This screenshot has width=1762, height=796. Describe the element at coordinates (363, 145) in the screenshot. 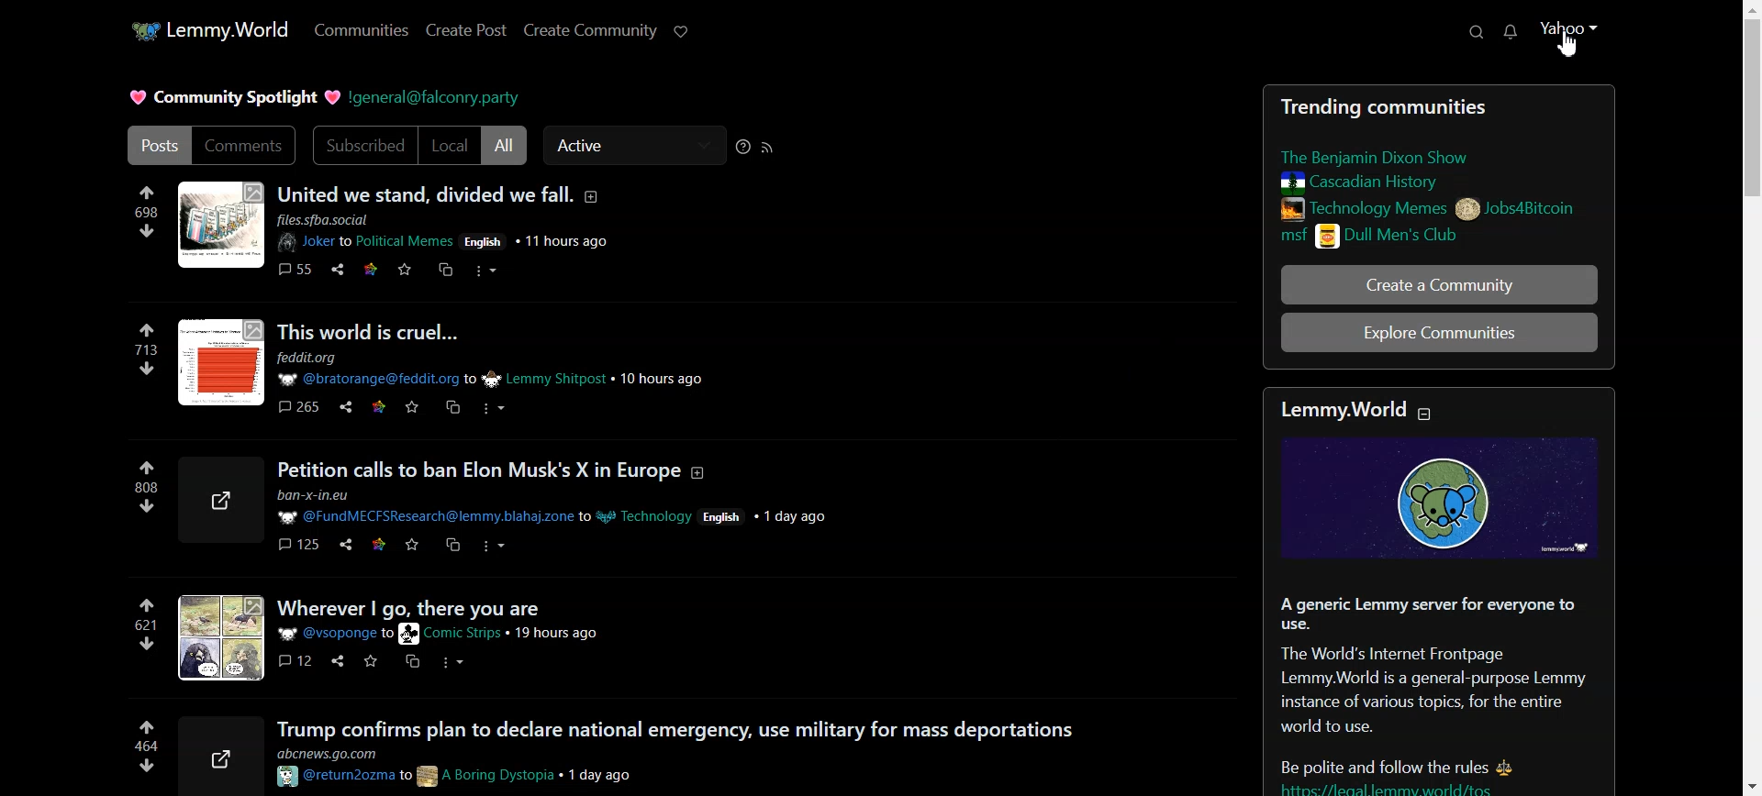

I see `Subscribed` at that location.